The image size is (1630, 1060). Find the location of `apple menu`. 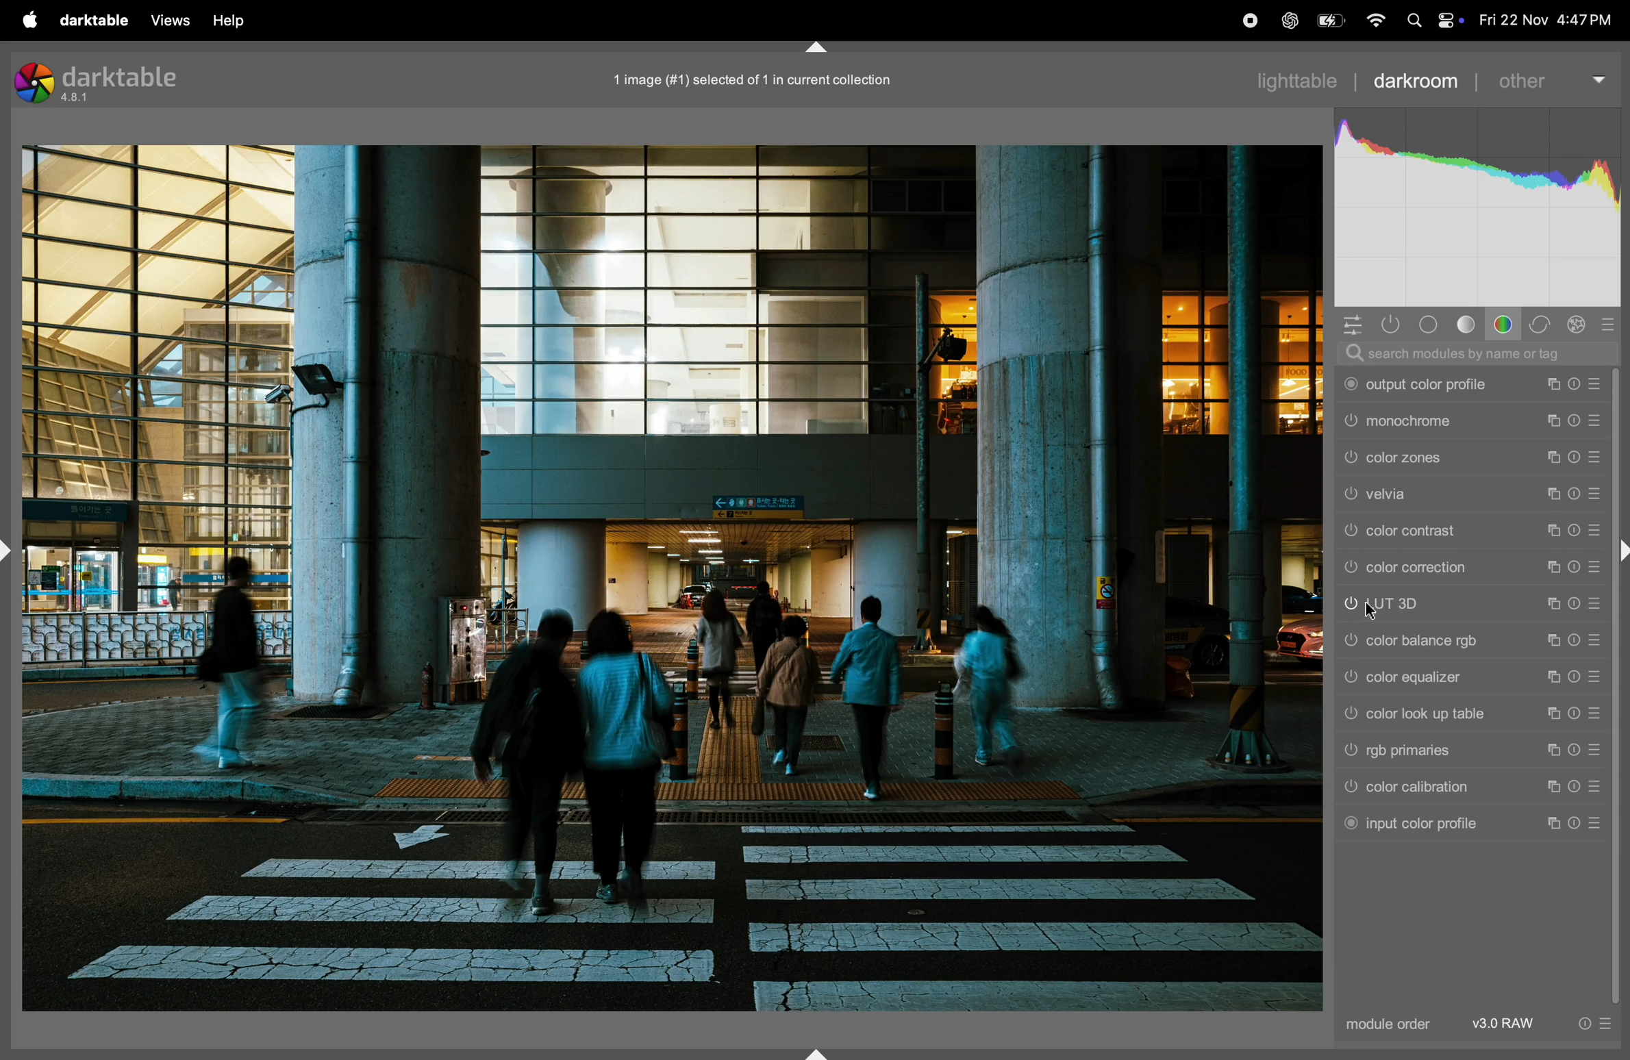

apple menu is located at coordinates (30, 19).